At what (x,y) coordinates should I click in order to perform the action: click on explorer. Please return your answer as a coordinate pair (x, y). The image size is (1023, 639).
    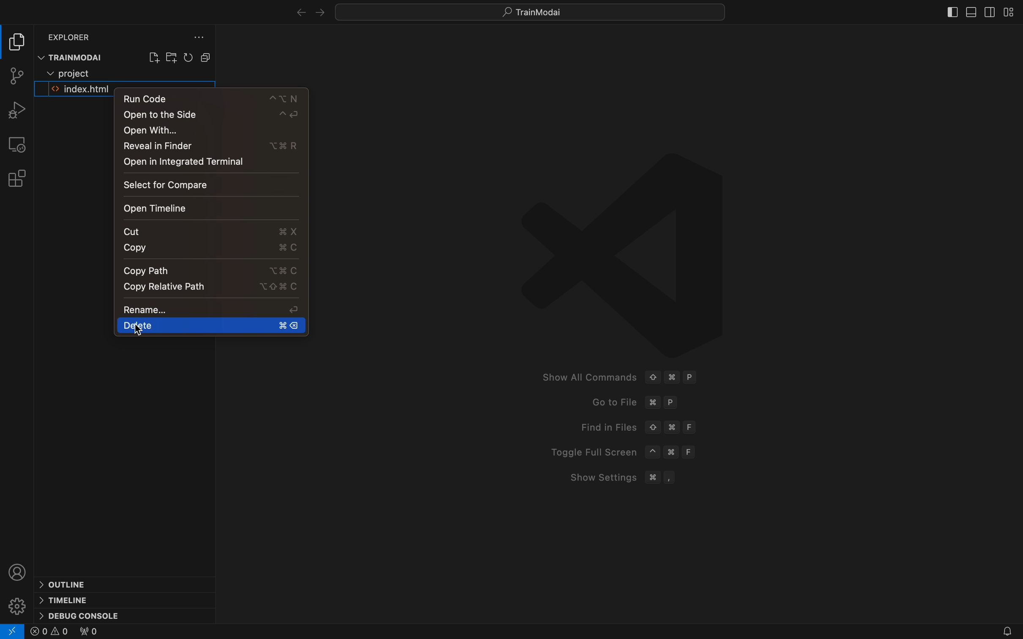
    Looking at the image, I should click on (72, 35).